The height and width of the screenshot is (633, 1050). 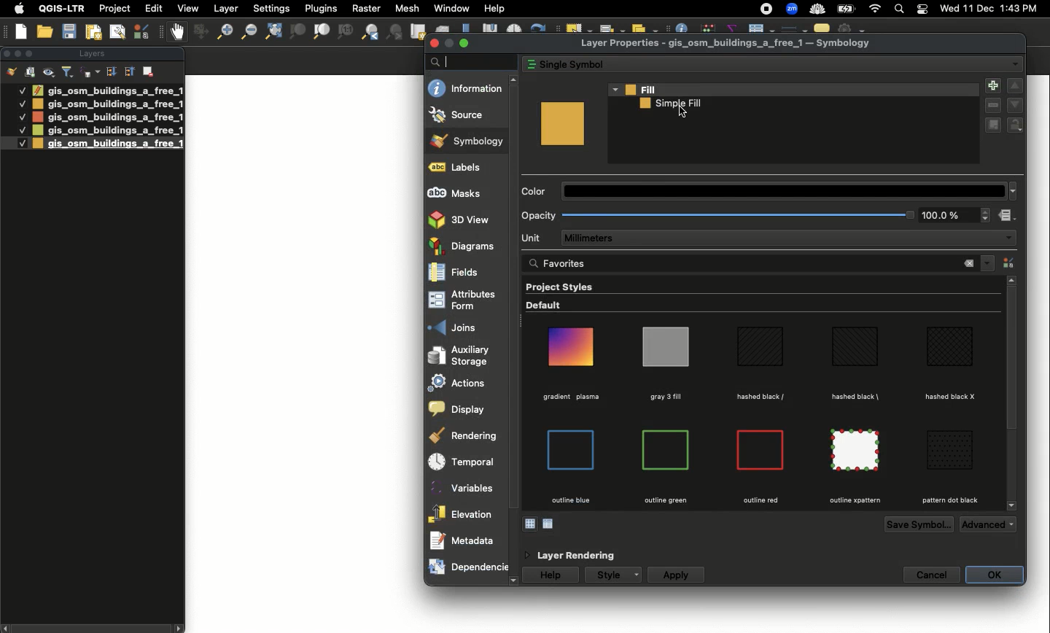 What do you see at coordinates (466, 88) in the screenshot?
I see `Information` at bounding box center [466, 88].